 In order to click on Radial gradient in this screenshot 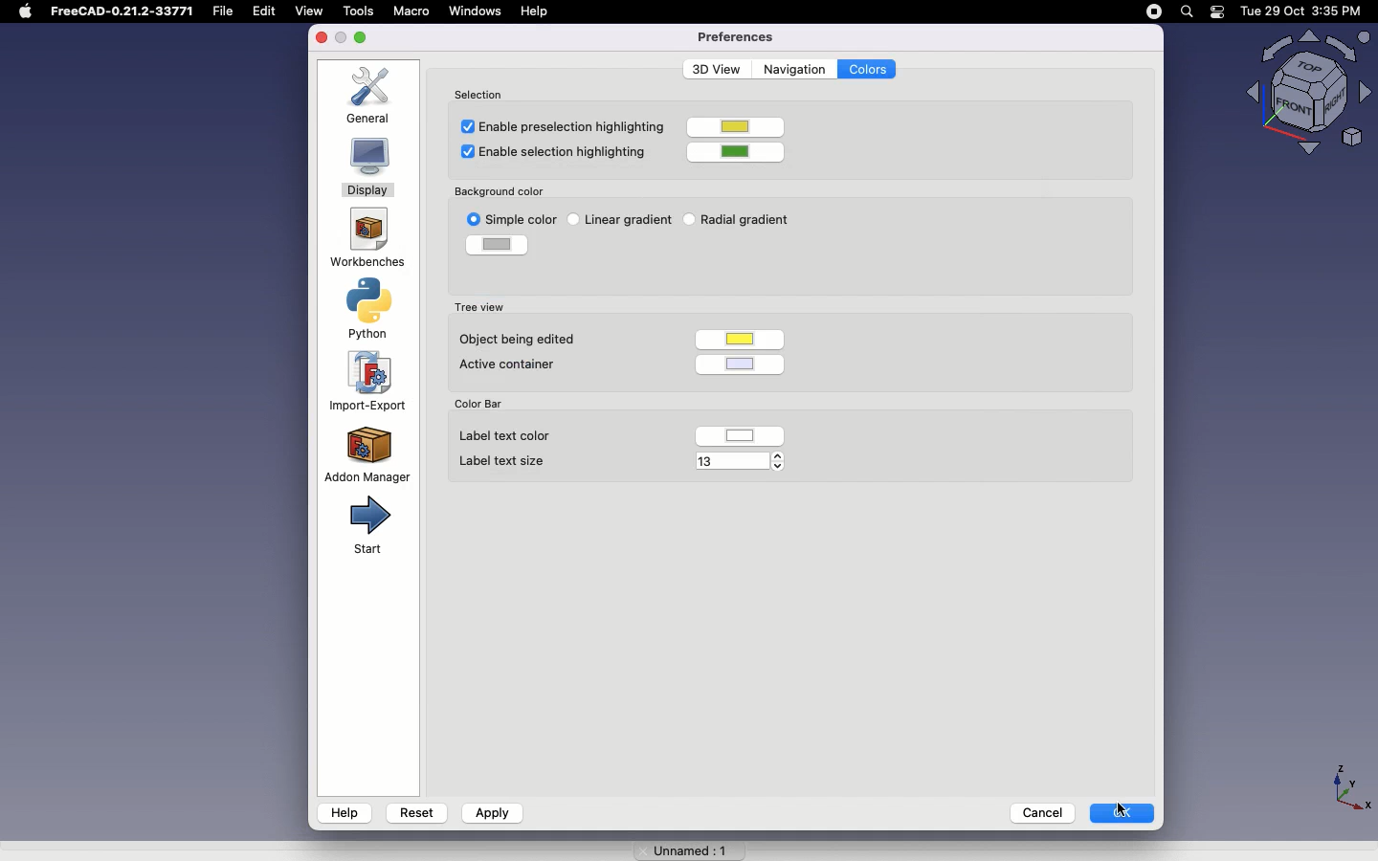, I will do `click(745, 221)`.